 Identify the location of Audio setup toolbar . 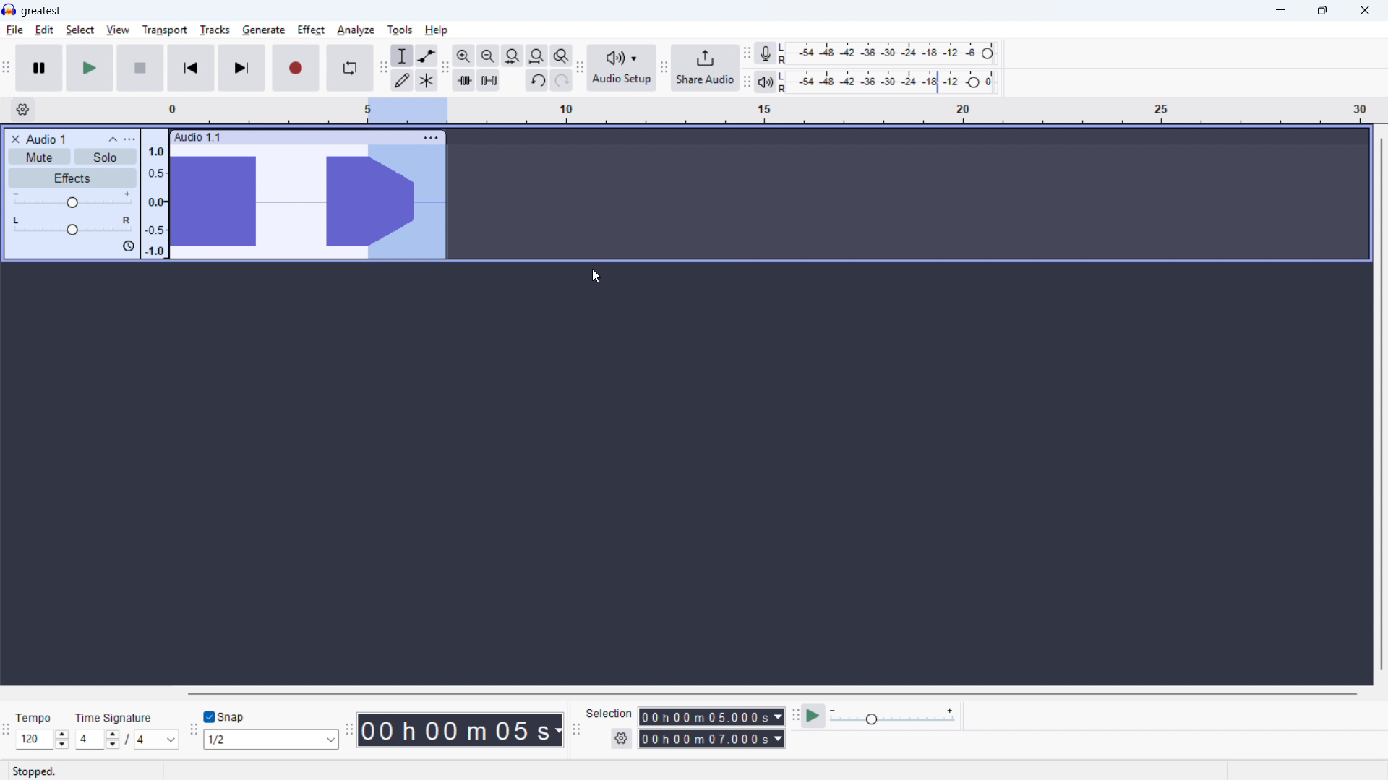
(581, 69).